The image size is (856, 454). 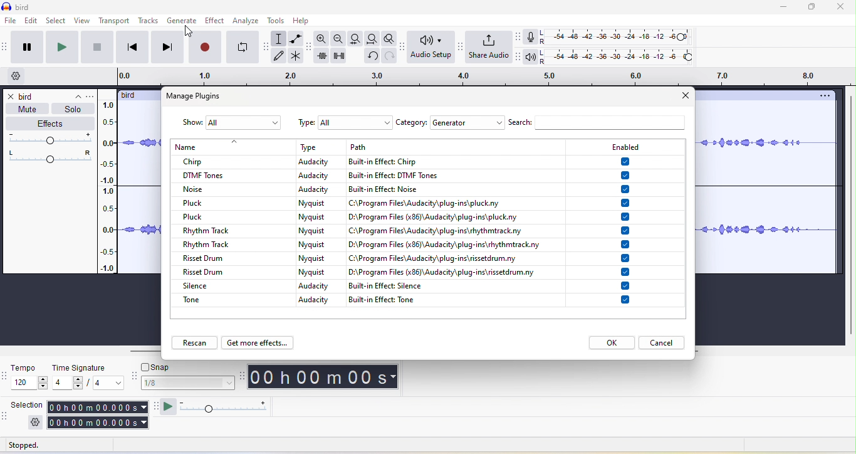 What do you see at coordinates (137, 351) in the screenshot?
I see `horizontal scroll bar` at bounding box center [137, 351].